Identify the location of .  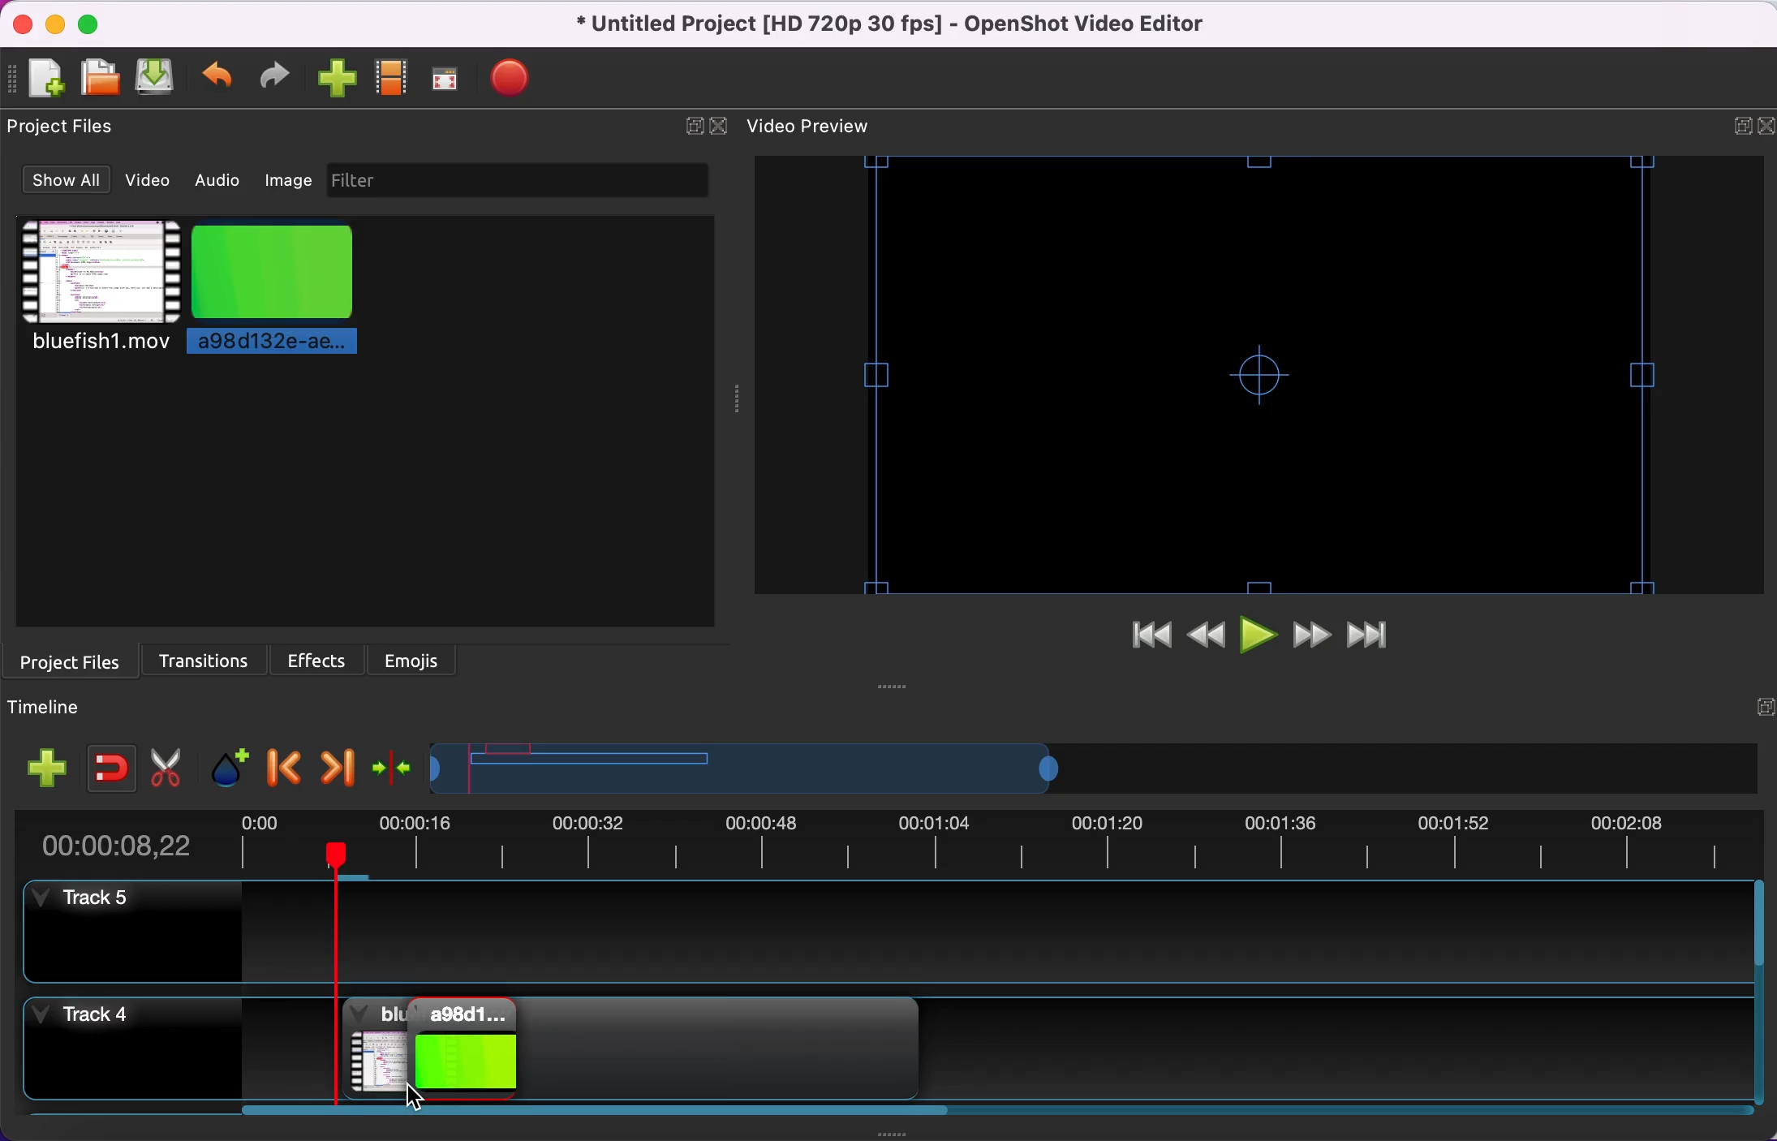
(21, 24).